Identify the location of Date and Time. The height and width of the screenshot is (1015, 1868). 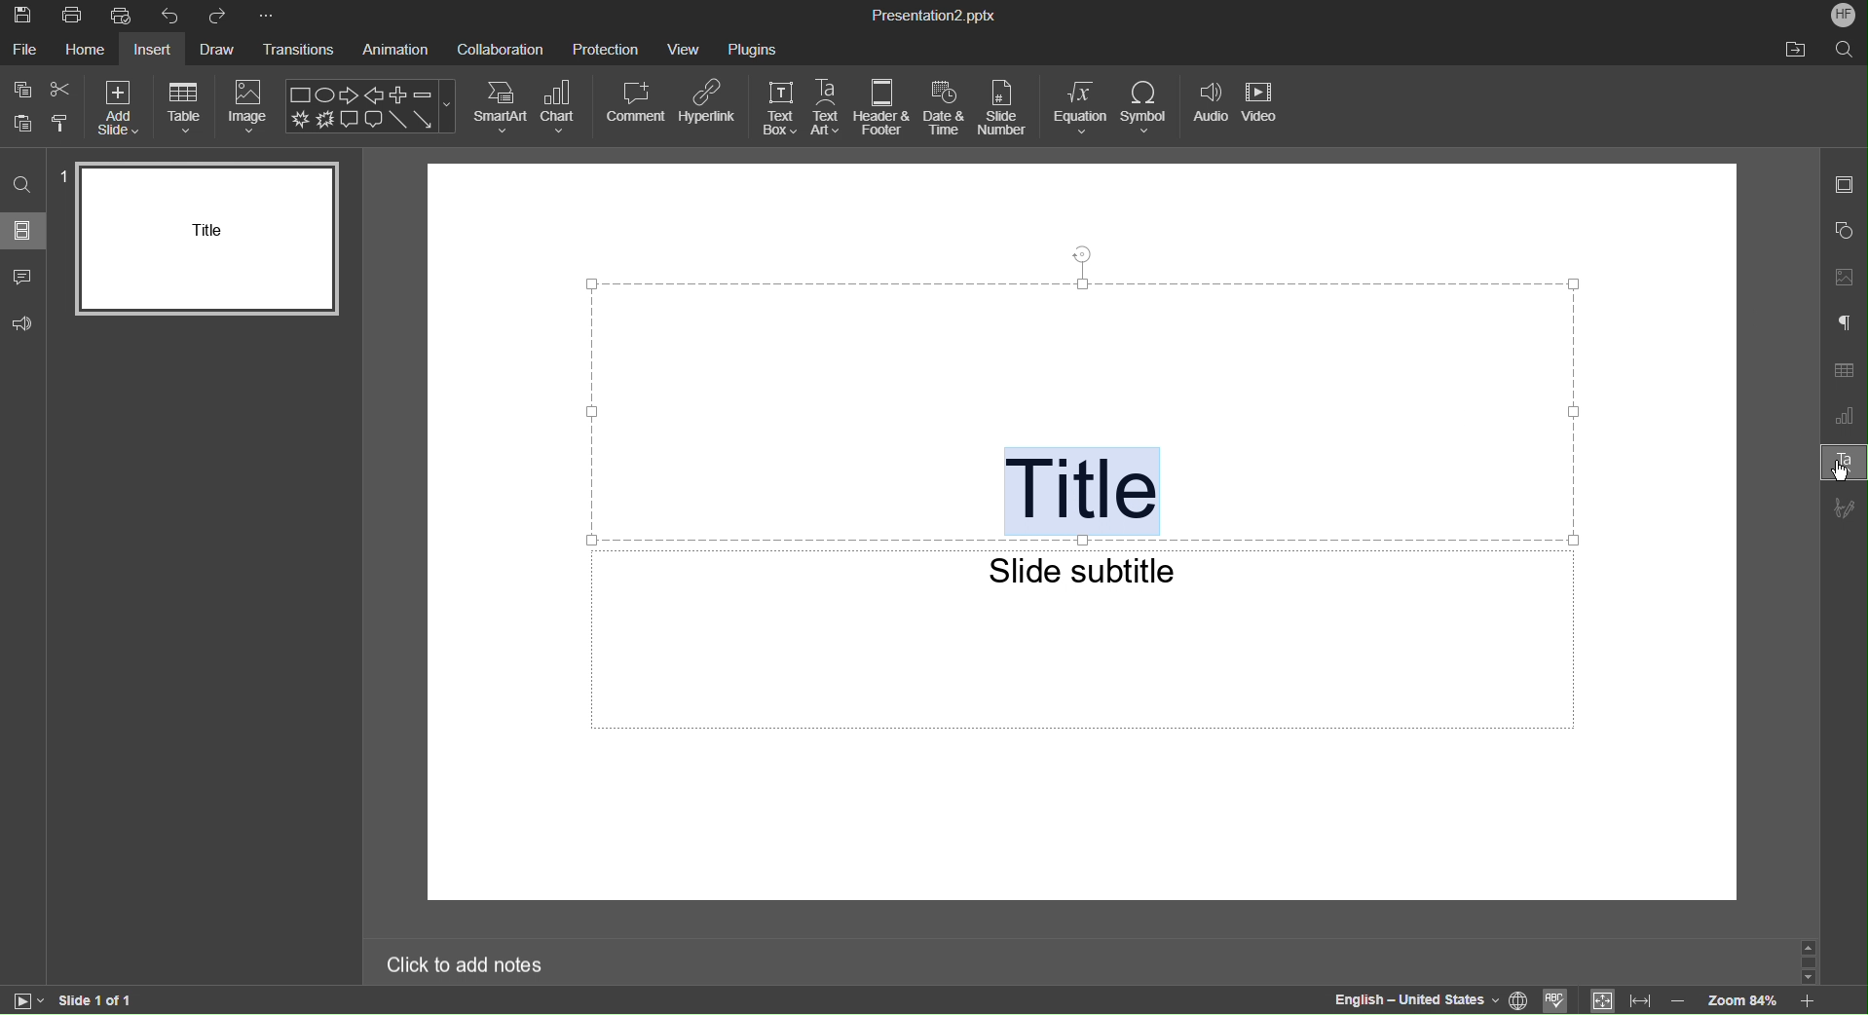
(947, 108).